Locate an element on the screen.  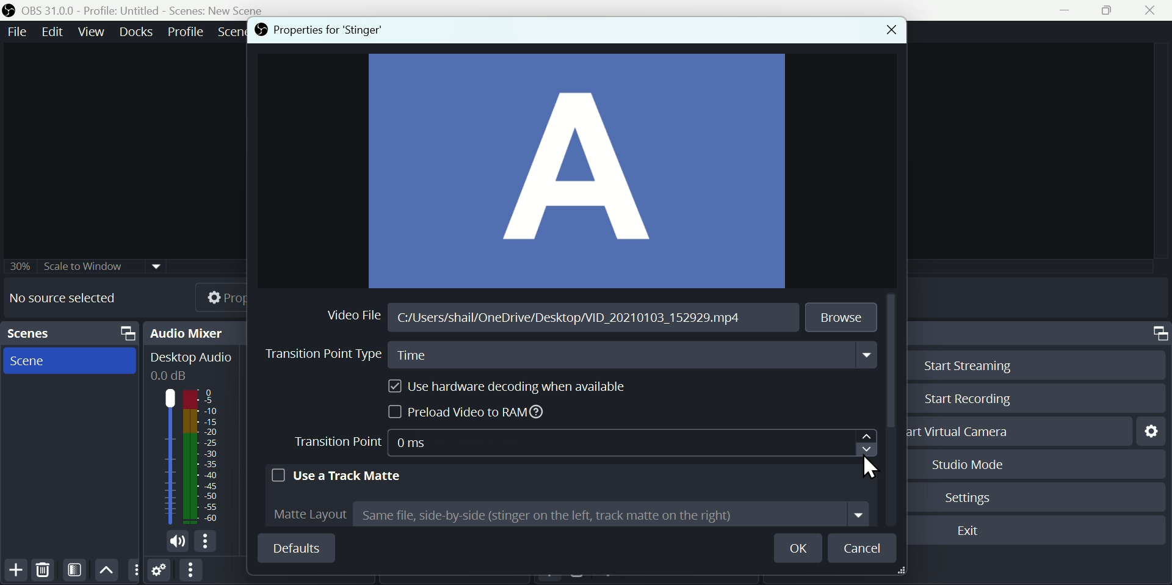
more option is located at coordinates (134, 570).